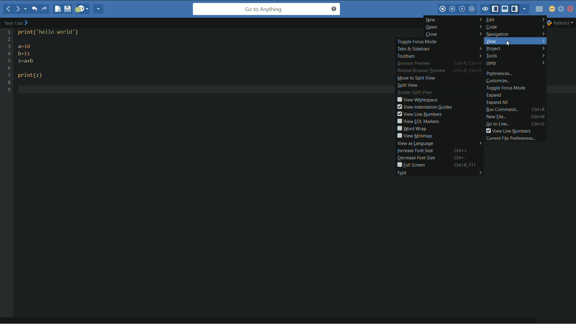 The height and width of the screenshot is (324, 576). I want to click on save macro to toolbox, so click(472, 9).